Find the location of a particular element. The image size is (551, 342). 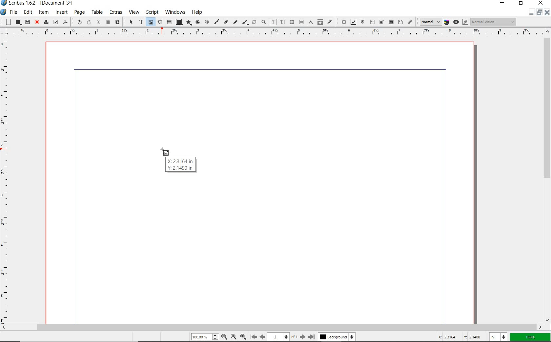

select image preview quality is located at coordinates (430, 22).